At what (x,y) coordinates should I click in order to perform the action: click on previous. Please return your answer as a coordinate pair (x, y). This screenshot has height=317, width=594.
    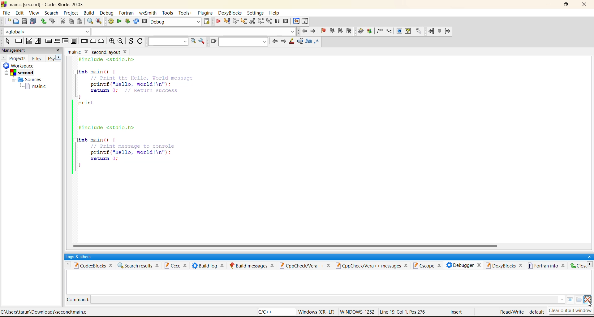
    Looking at the image, I should click on (4, 58).